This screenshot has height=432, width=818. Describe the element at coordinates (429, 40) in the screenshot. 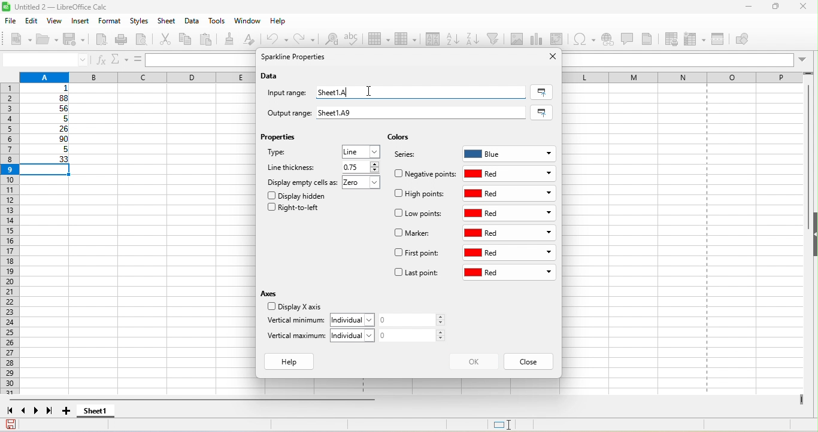

I see `sort` at that location.